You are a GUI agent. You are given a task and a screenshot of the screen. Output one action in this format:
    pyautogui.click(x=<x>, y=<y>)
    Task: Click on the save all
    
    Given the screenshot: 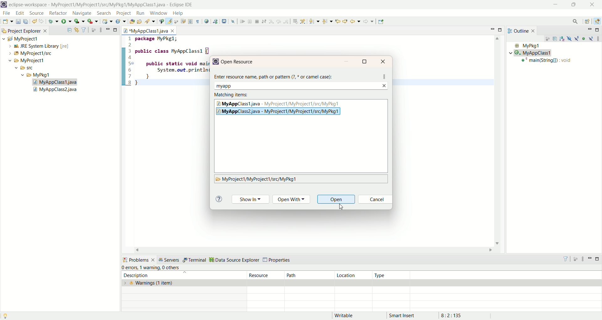 What is the action you would take?
    pyautogui.click(x=27, y=21)
    